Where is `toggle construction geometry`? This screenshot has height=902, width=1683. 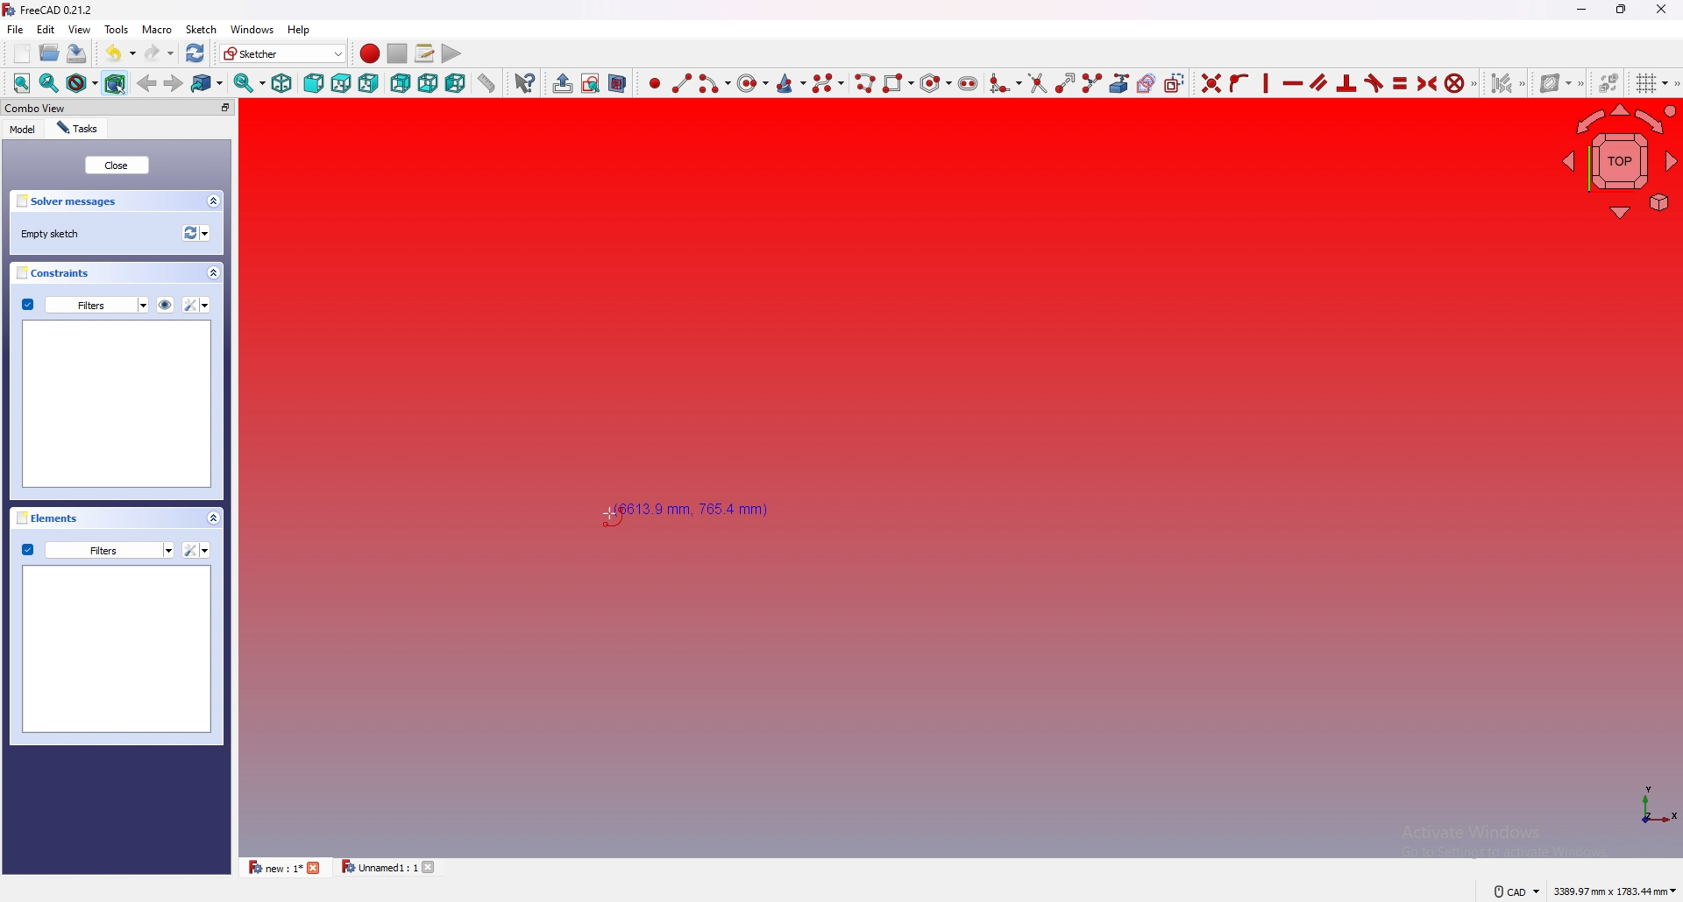
toggle construction geometry is located at coordinates (1174, 81).